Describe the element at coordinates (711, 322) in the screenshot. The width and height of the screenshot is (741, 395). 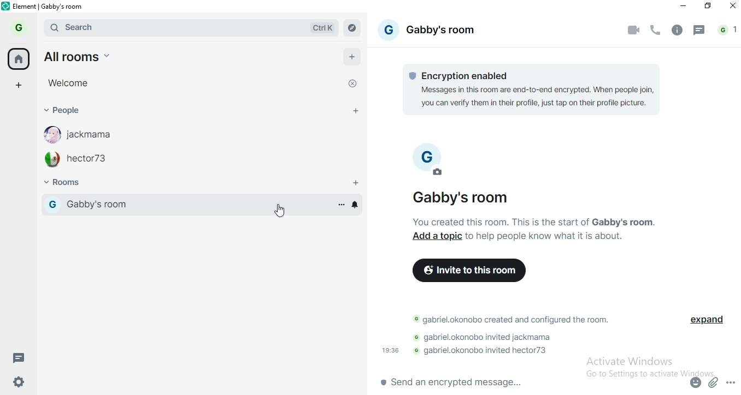
I see `expand` at that location.